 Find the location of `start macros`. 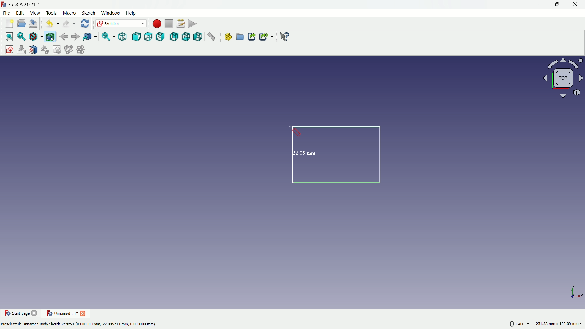

start macros is located at coordinates (156, 23).